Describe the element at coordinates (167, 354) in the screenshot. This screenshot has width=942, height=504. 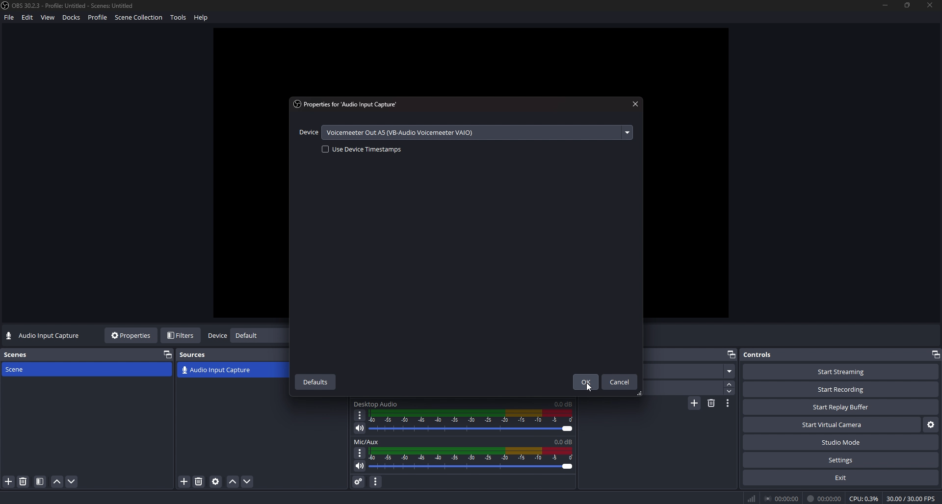
I see `pop out` at that location.